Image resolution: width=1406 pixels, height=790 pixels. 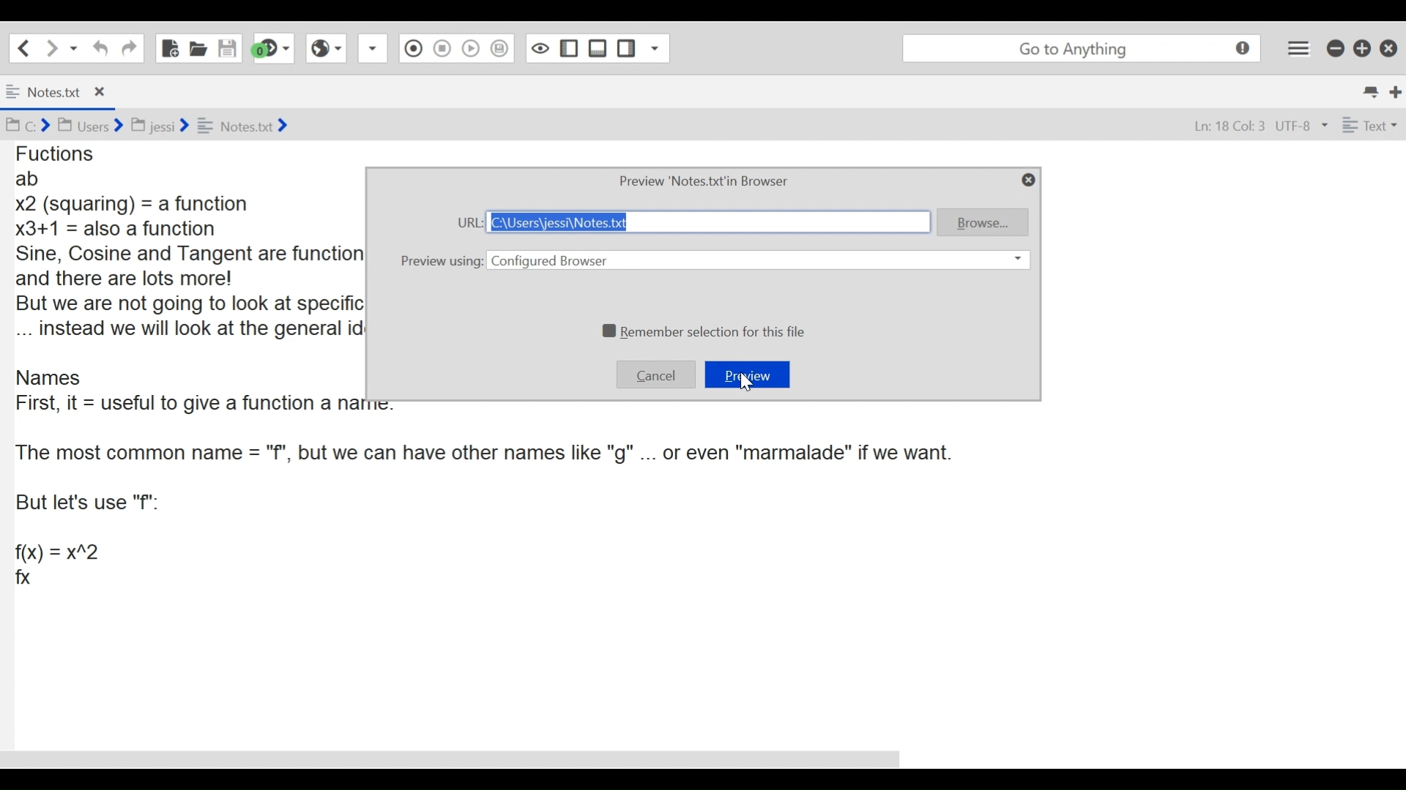 I want to click on close, so click(x=1389, y=46).